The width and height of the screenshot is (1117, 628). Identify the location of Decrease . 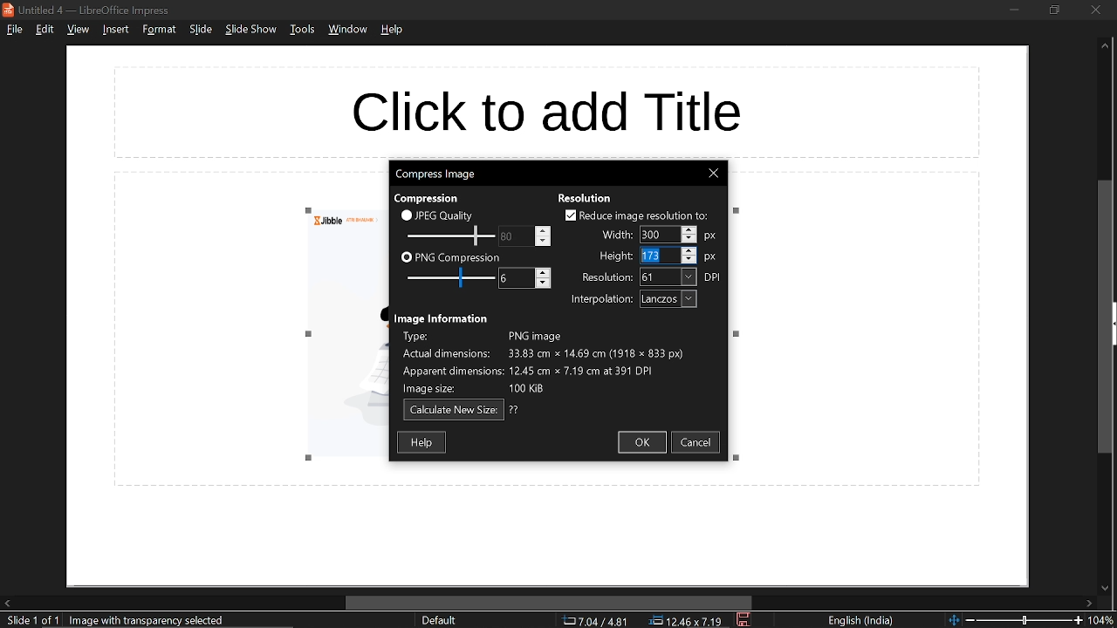
(689, 240).